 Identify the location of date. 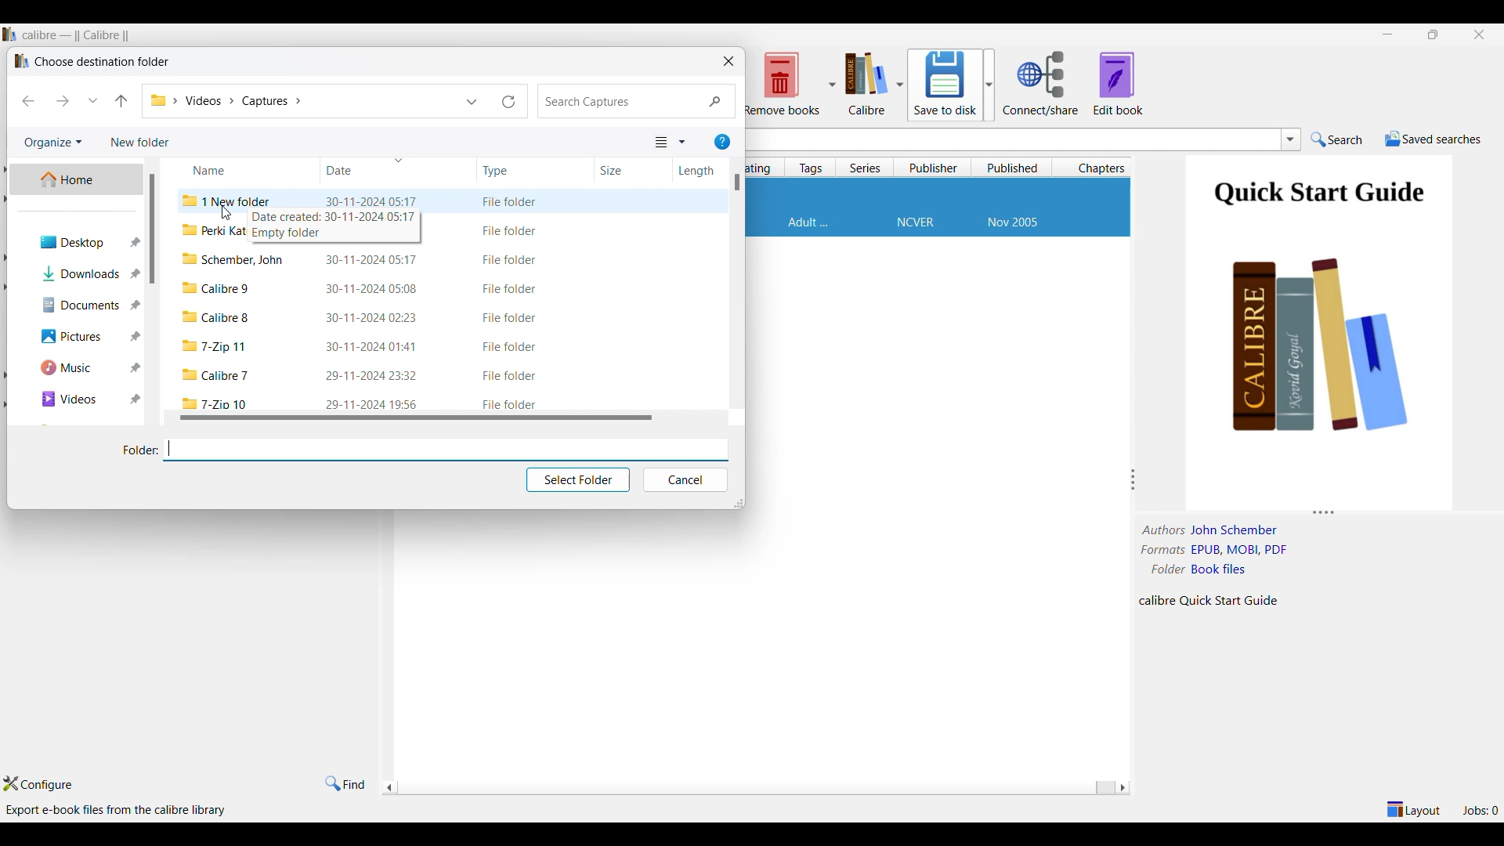
(373, 346).